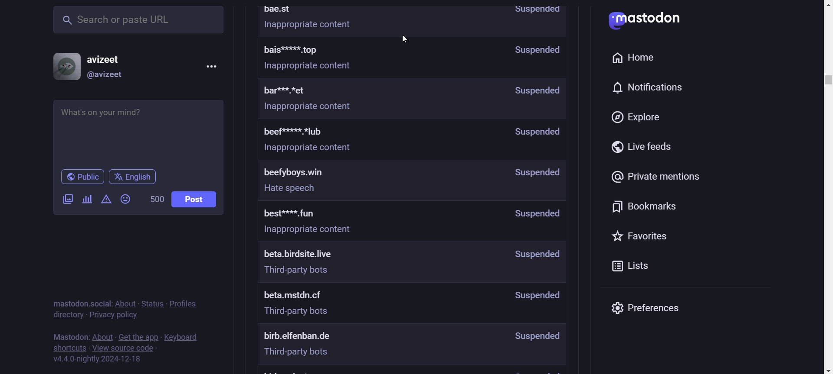  What do you see at coordinates (413, 141) in the screenshot?
I see `moderated server's information` at bounding box center [413, 141].